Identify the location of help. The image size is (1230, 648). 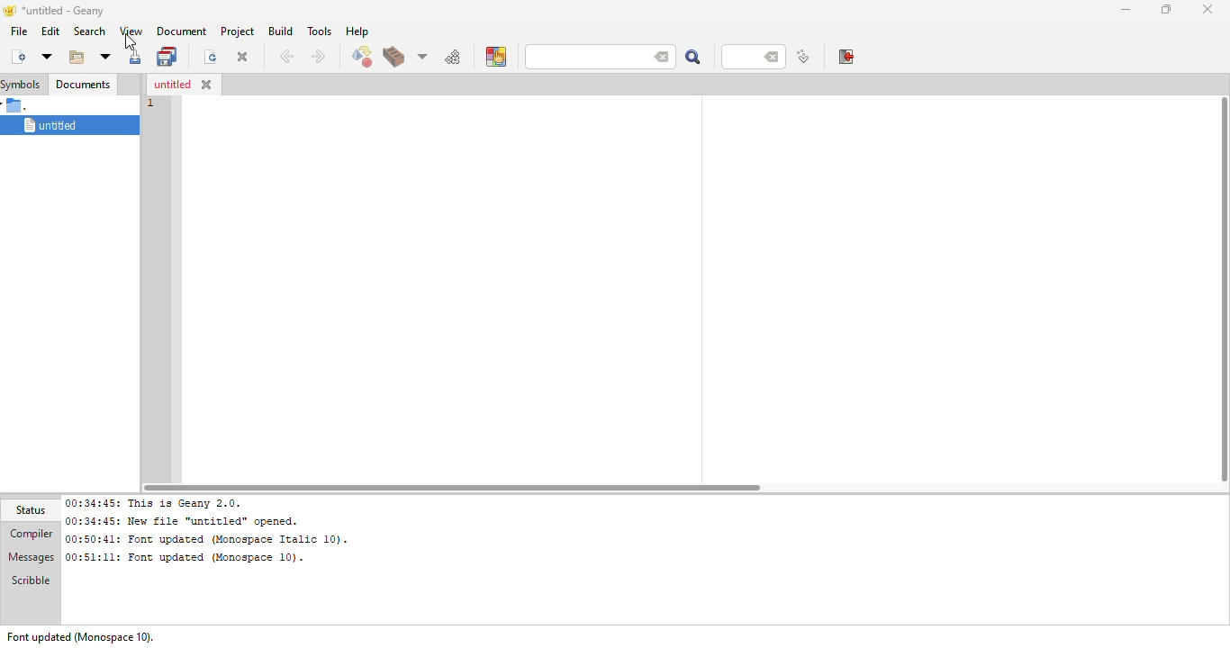
(356, 31).